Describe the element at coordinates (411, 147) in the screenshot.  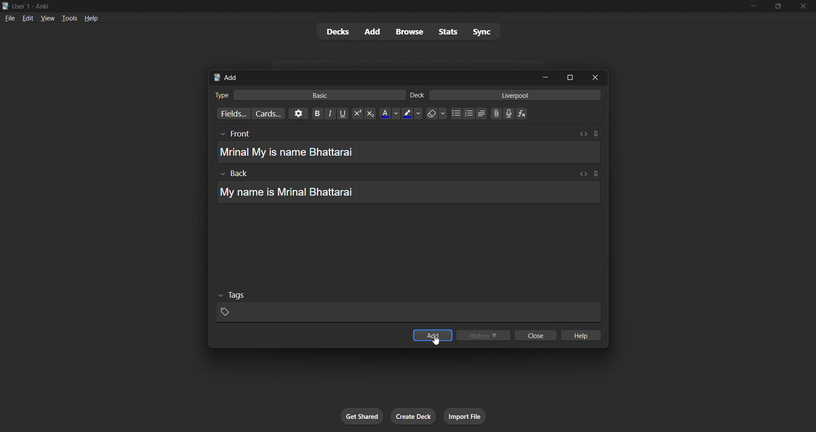
I see `Card Front input field` at that location.